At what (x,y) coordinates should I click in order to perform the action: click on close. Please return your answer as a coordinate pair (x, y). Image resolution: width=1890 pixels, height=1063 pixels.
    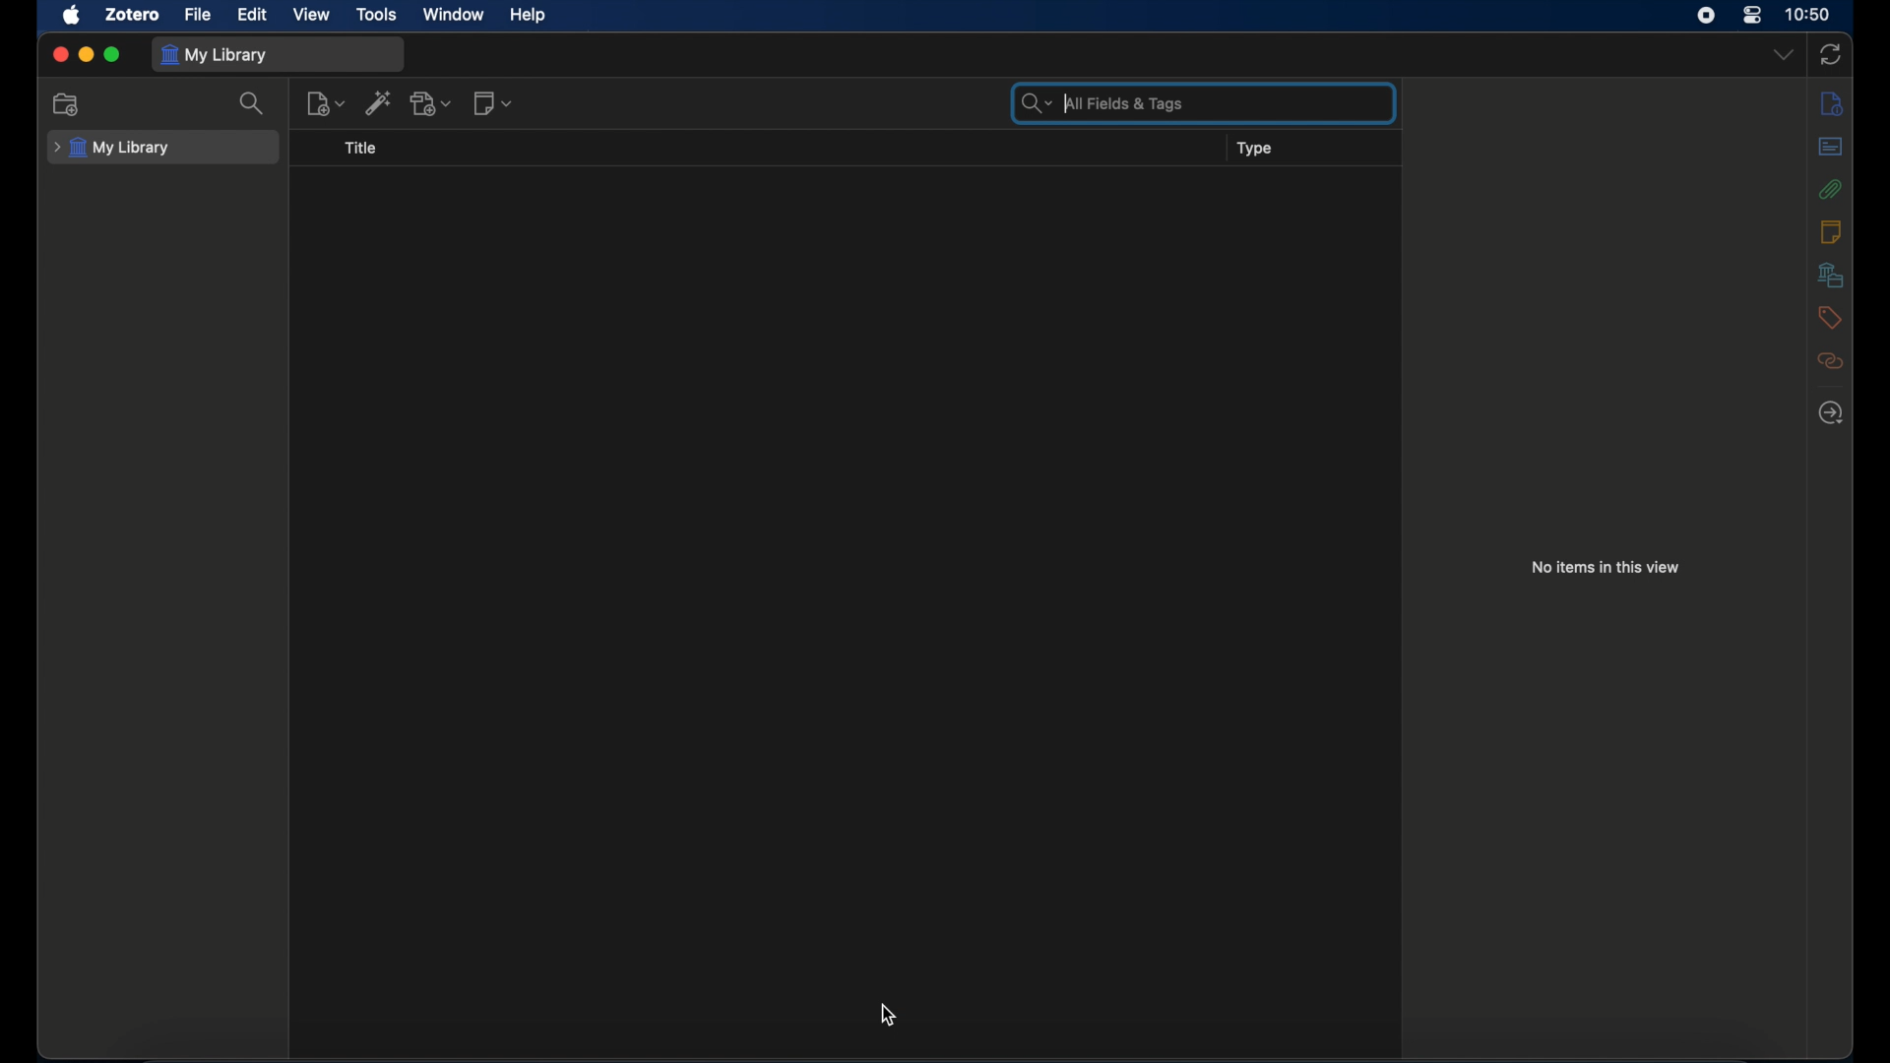
    Looking at the image, I should click on (59, 53).